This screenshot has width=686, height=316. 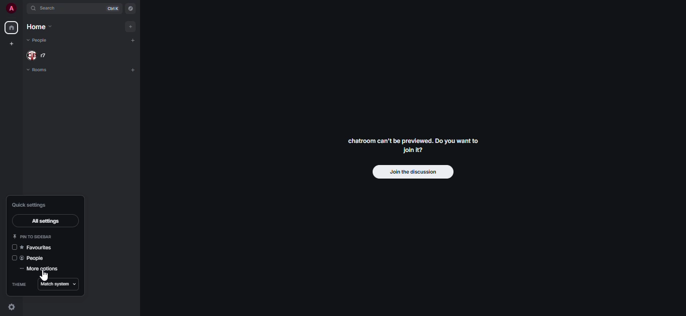 What do you see at coordinates (12, 307) in the screenshot?
I see `quick settings` at bounding box center [12, 307].